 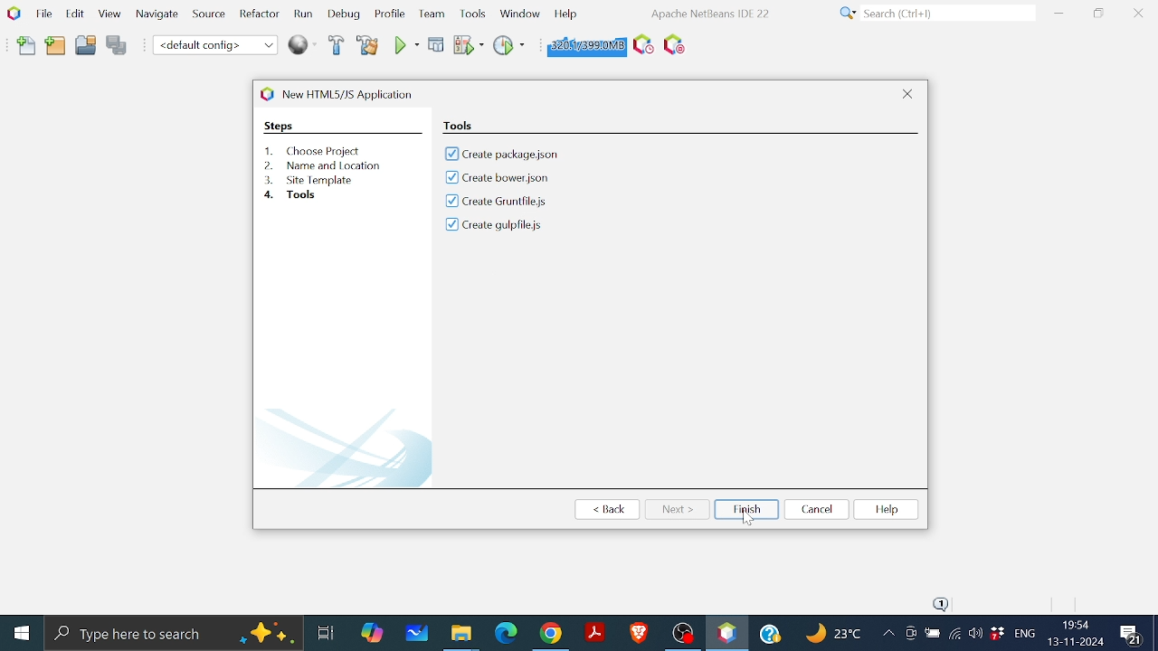 I want to click on Search, so click(x=934, y=14).